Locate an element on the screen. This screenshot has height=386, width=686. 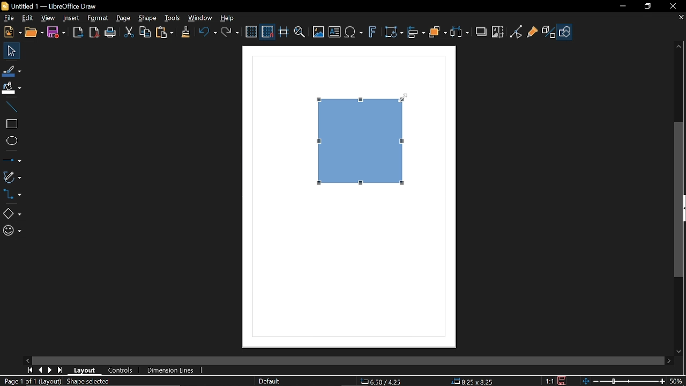
Move down is located at coordinates (679, 352).